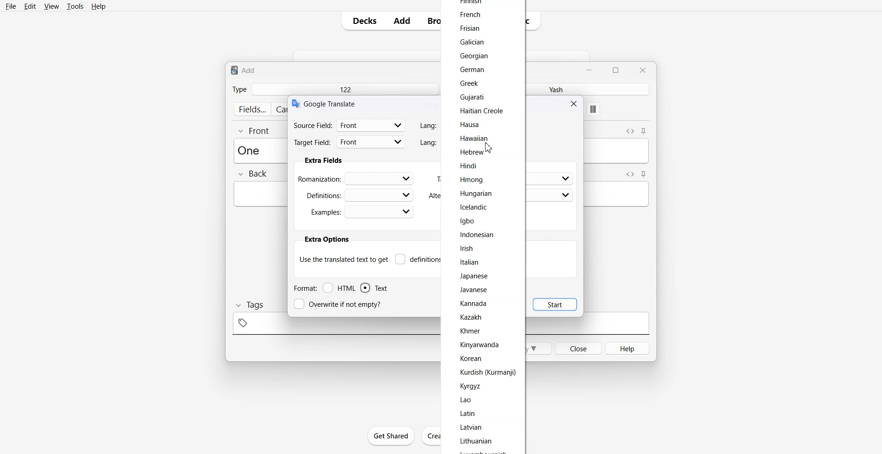 The width and height of the screenshot is (882, 454). What do you see at coordinates (470, 28) in the screenshot?
I see `Frisian` at bounding box center [470, 28].